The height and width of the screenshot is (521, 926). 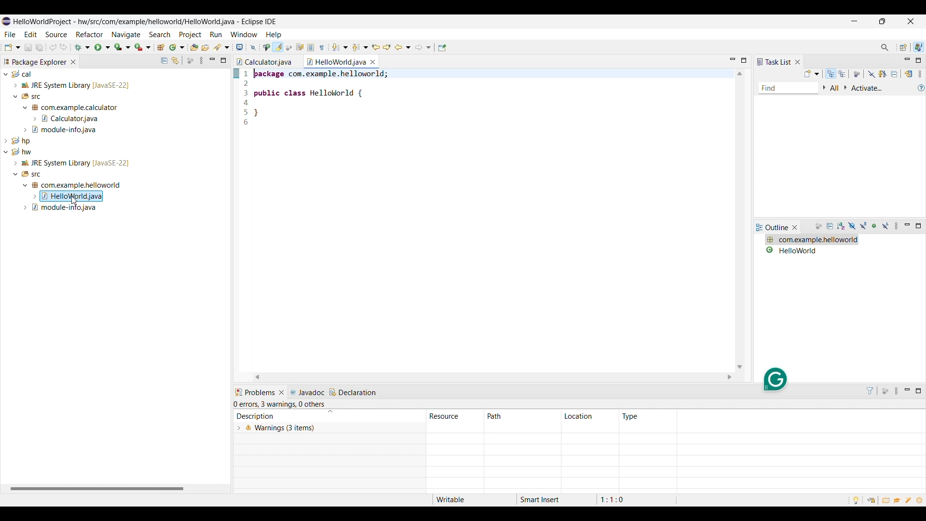 I want to click on Focus on active task, so click(x=885, y=391).